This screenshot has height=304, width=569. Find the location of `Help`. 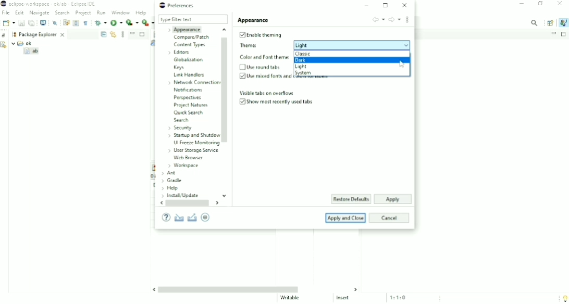

Help is located at coordinates (142, 13).